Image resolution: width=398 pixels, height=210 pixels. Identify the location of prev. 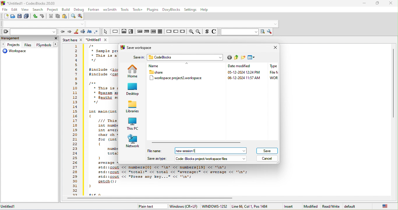
(62, 32).